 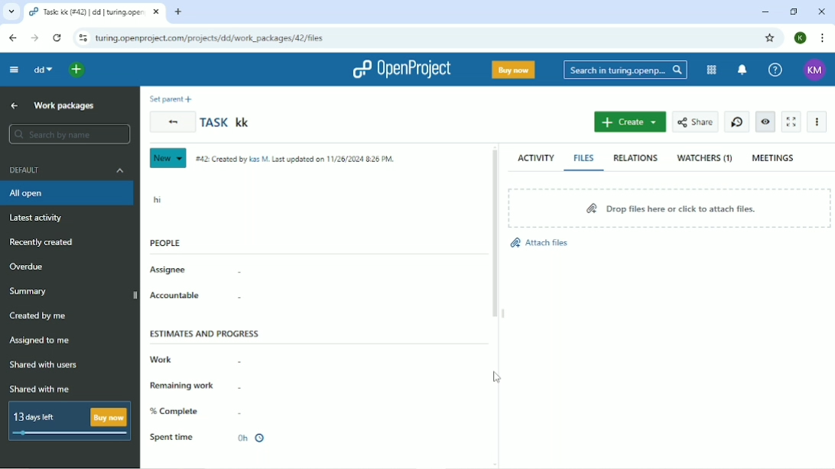 I want to click on turing.openproject.com/projects/dd/work_packages/42/files, so click(x=212, y=38).